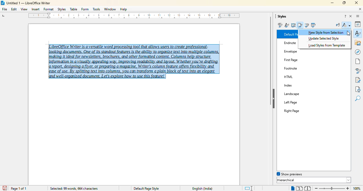 This screenshot has width=363, height=191. I want to click on spotlight, so click(312, 174).